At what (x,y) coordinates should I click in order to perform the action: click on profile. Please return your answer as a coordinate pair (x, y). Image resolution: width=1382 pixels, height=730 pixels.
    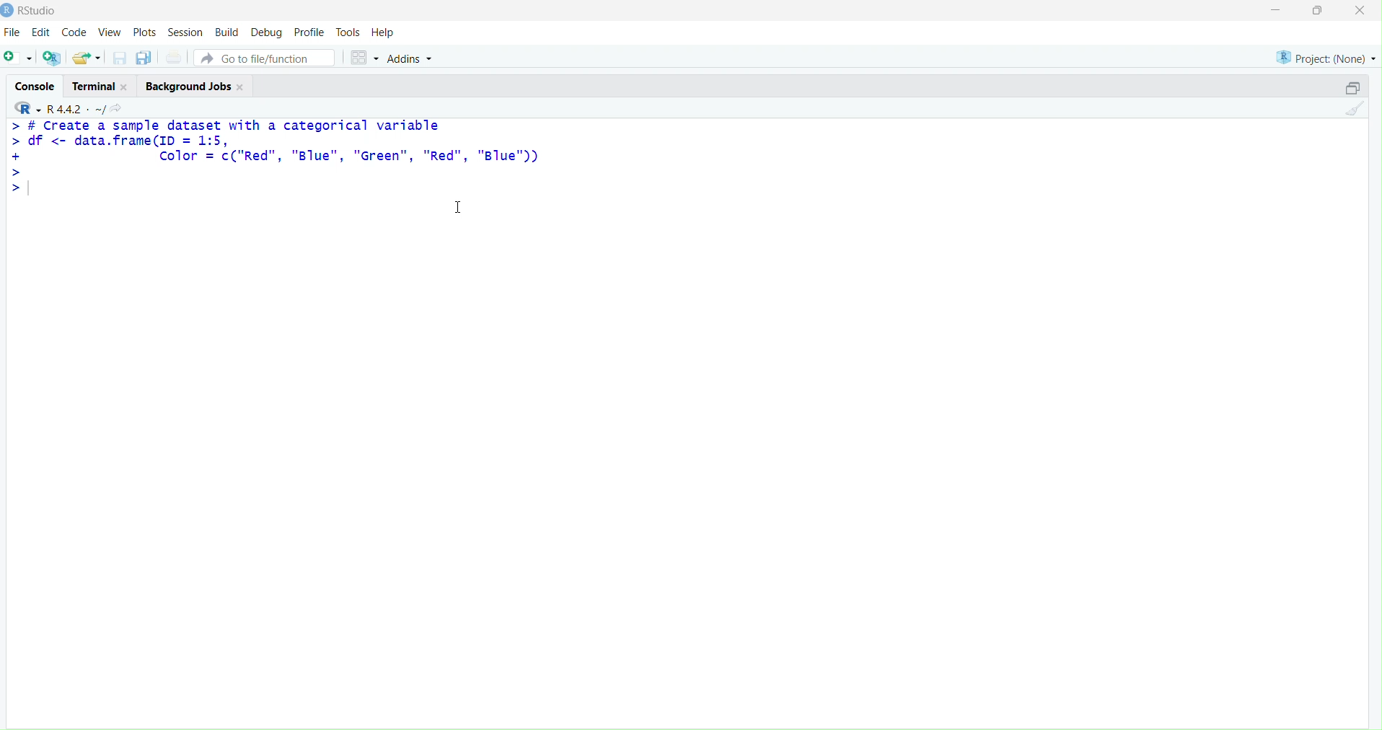
    Looking at the image, I should click on (312, 32).